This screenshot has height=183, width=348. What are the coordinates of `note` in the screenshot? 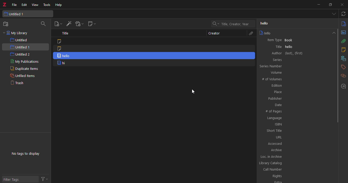 It's located at (153, 49).